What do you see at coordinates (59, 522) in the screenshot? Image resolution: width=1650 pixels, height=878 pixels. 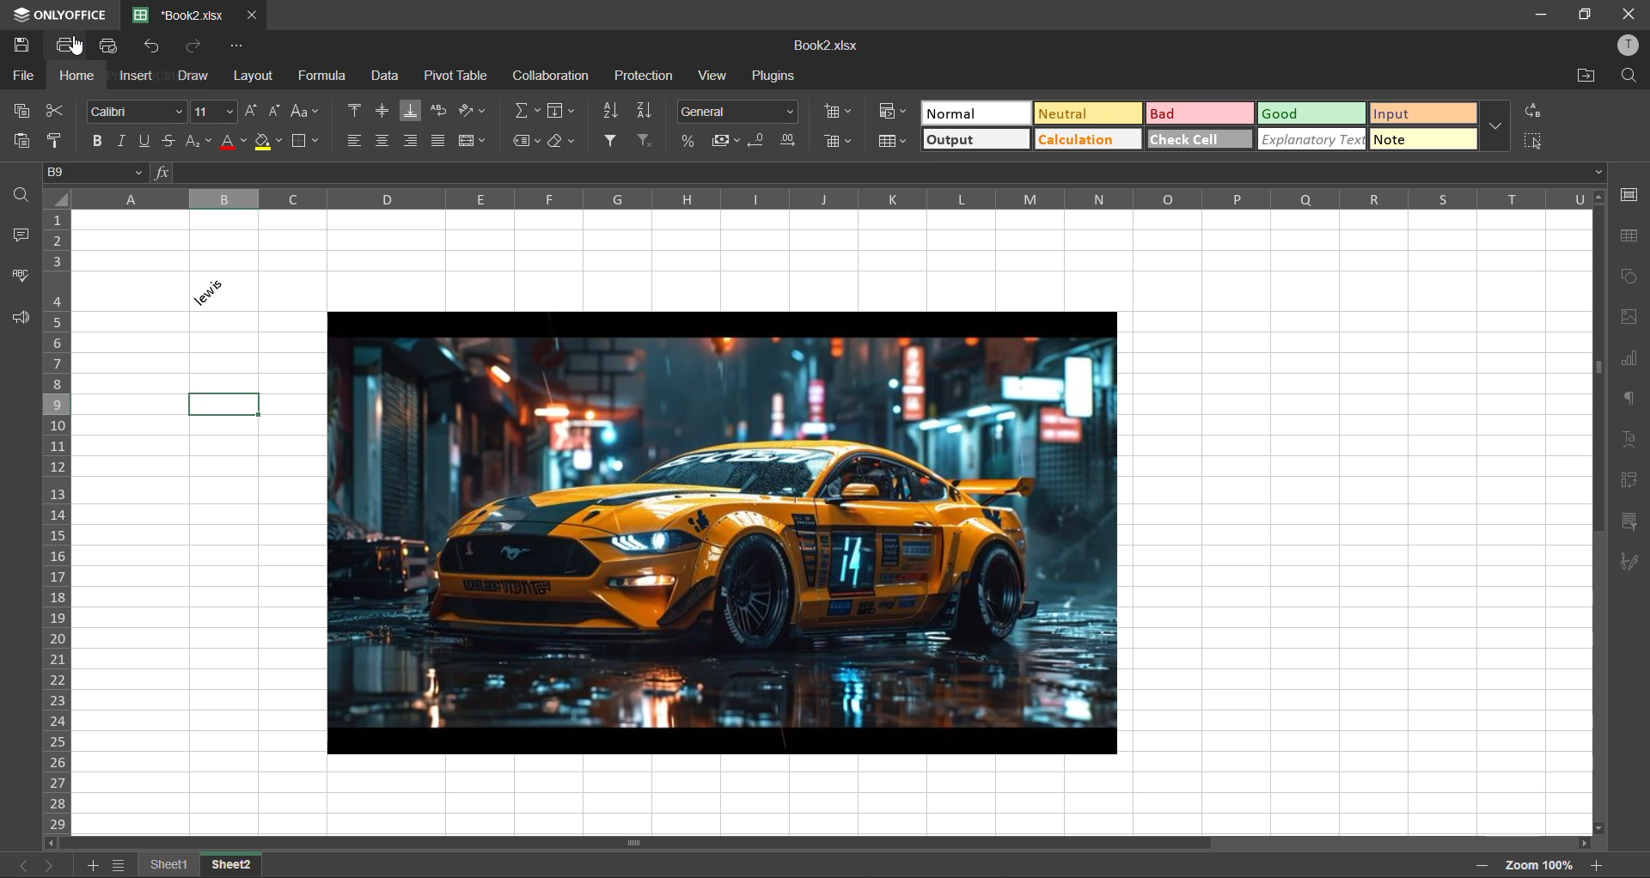 I see `row numbers` at bounding box center [59, 522].